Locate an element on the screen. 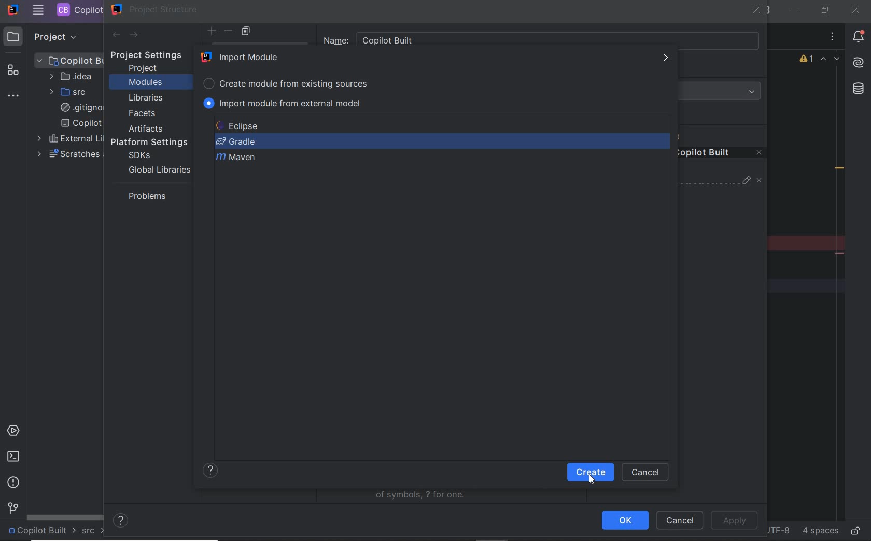 The width and height of the screenshot is (871, 541). problems is located at coordinates (145, 196).